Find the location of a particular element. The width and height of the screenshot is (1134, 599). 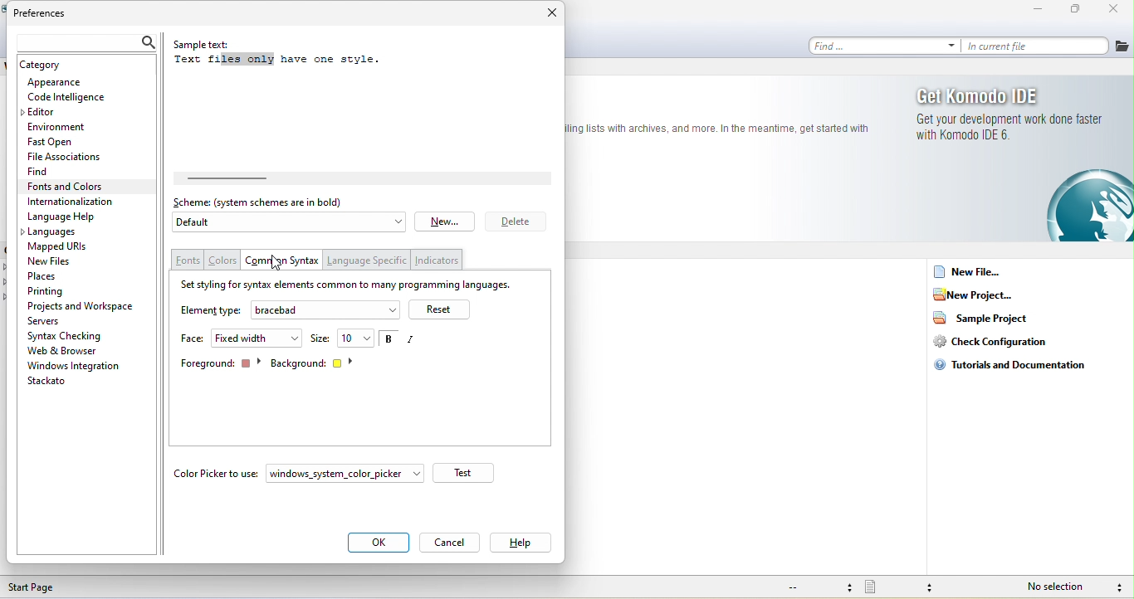

default is located at coordinates (290, 224).